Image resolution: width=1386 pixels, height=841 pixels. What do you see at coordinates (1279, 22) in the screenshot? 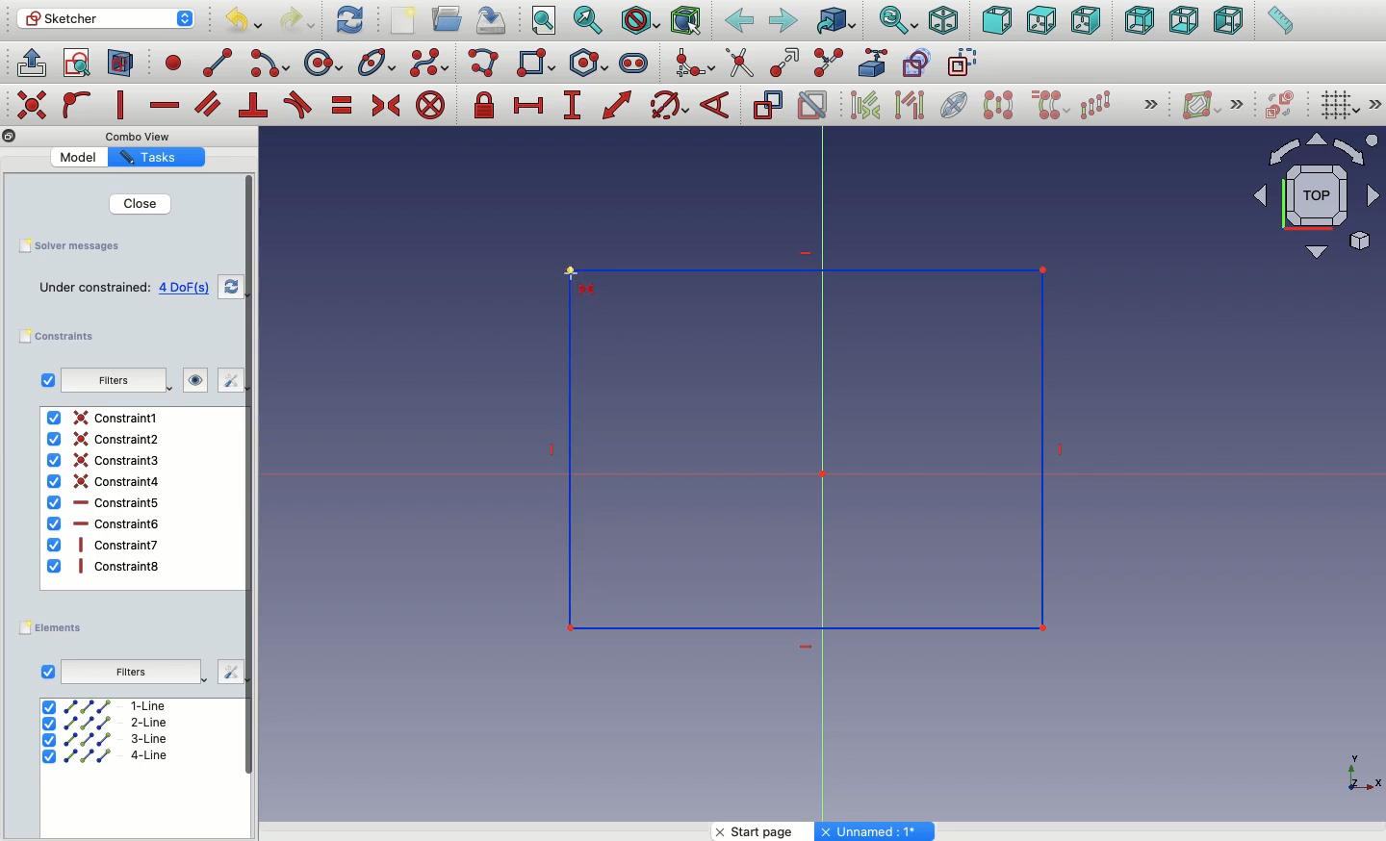
I see `Measure` at bounding box center [1279, 22].